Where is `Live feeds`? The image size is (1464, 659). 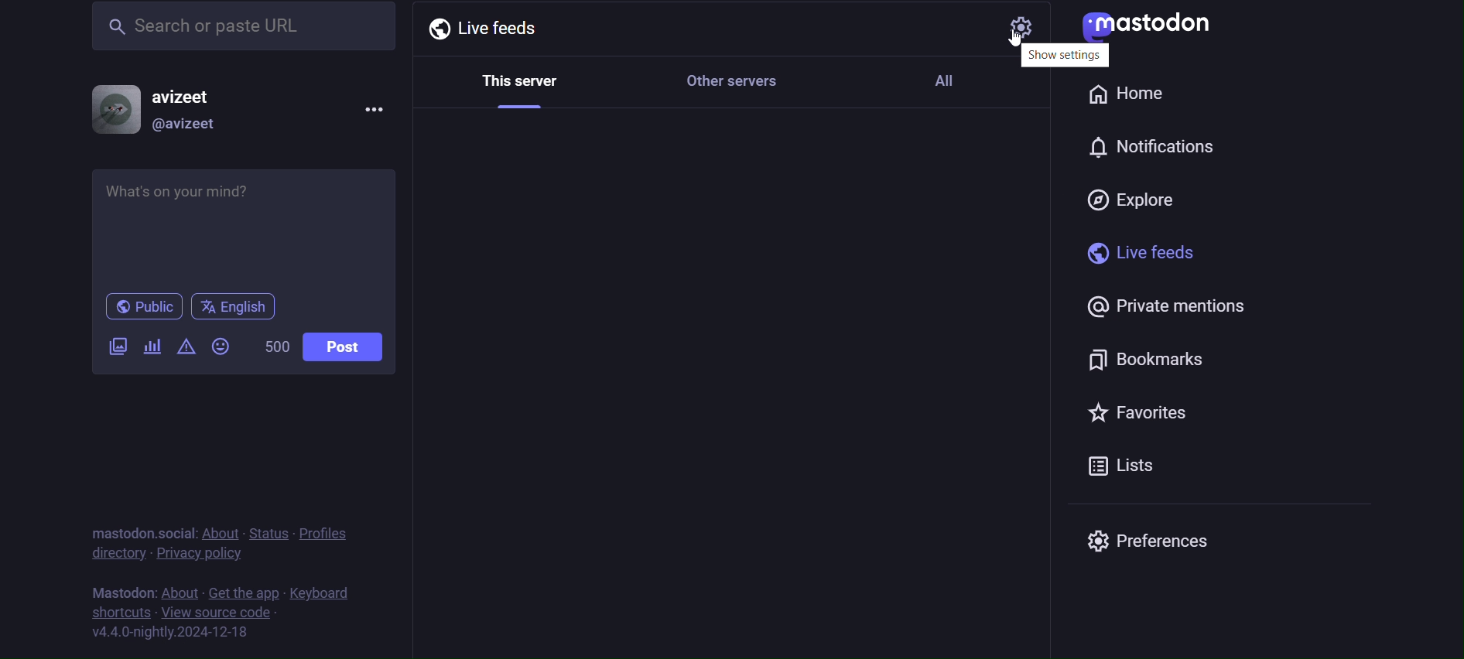
Live feeds is located at coordinates (490, 32).